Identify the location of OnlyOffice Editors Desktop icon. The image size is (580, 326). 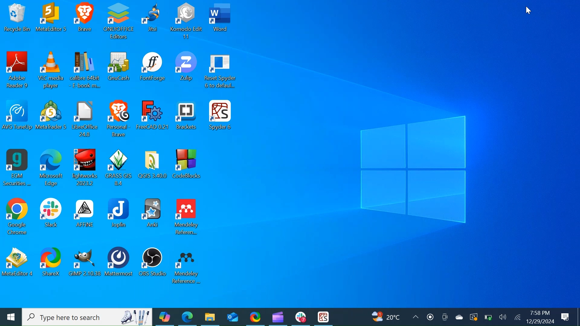
(119, 21).